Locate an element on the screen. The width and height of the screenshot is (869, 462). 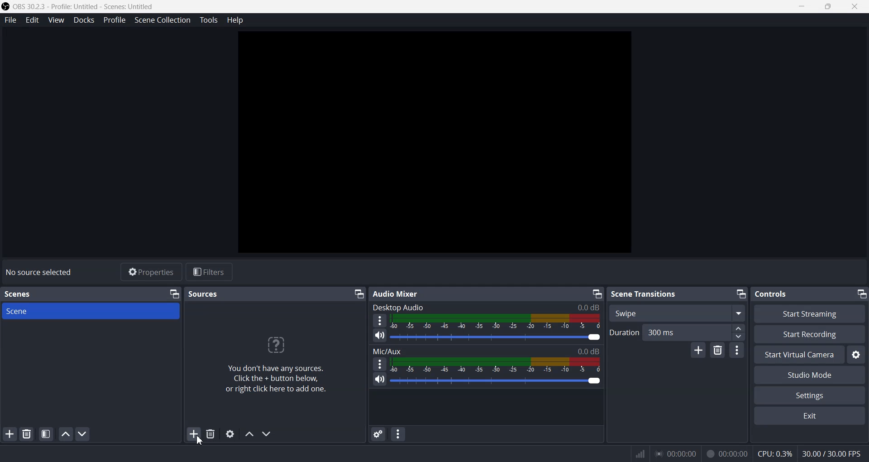
Advance Audio properties is located at coordinates (378, 434).